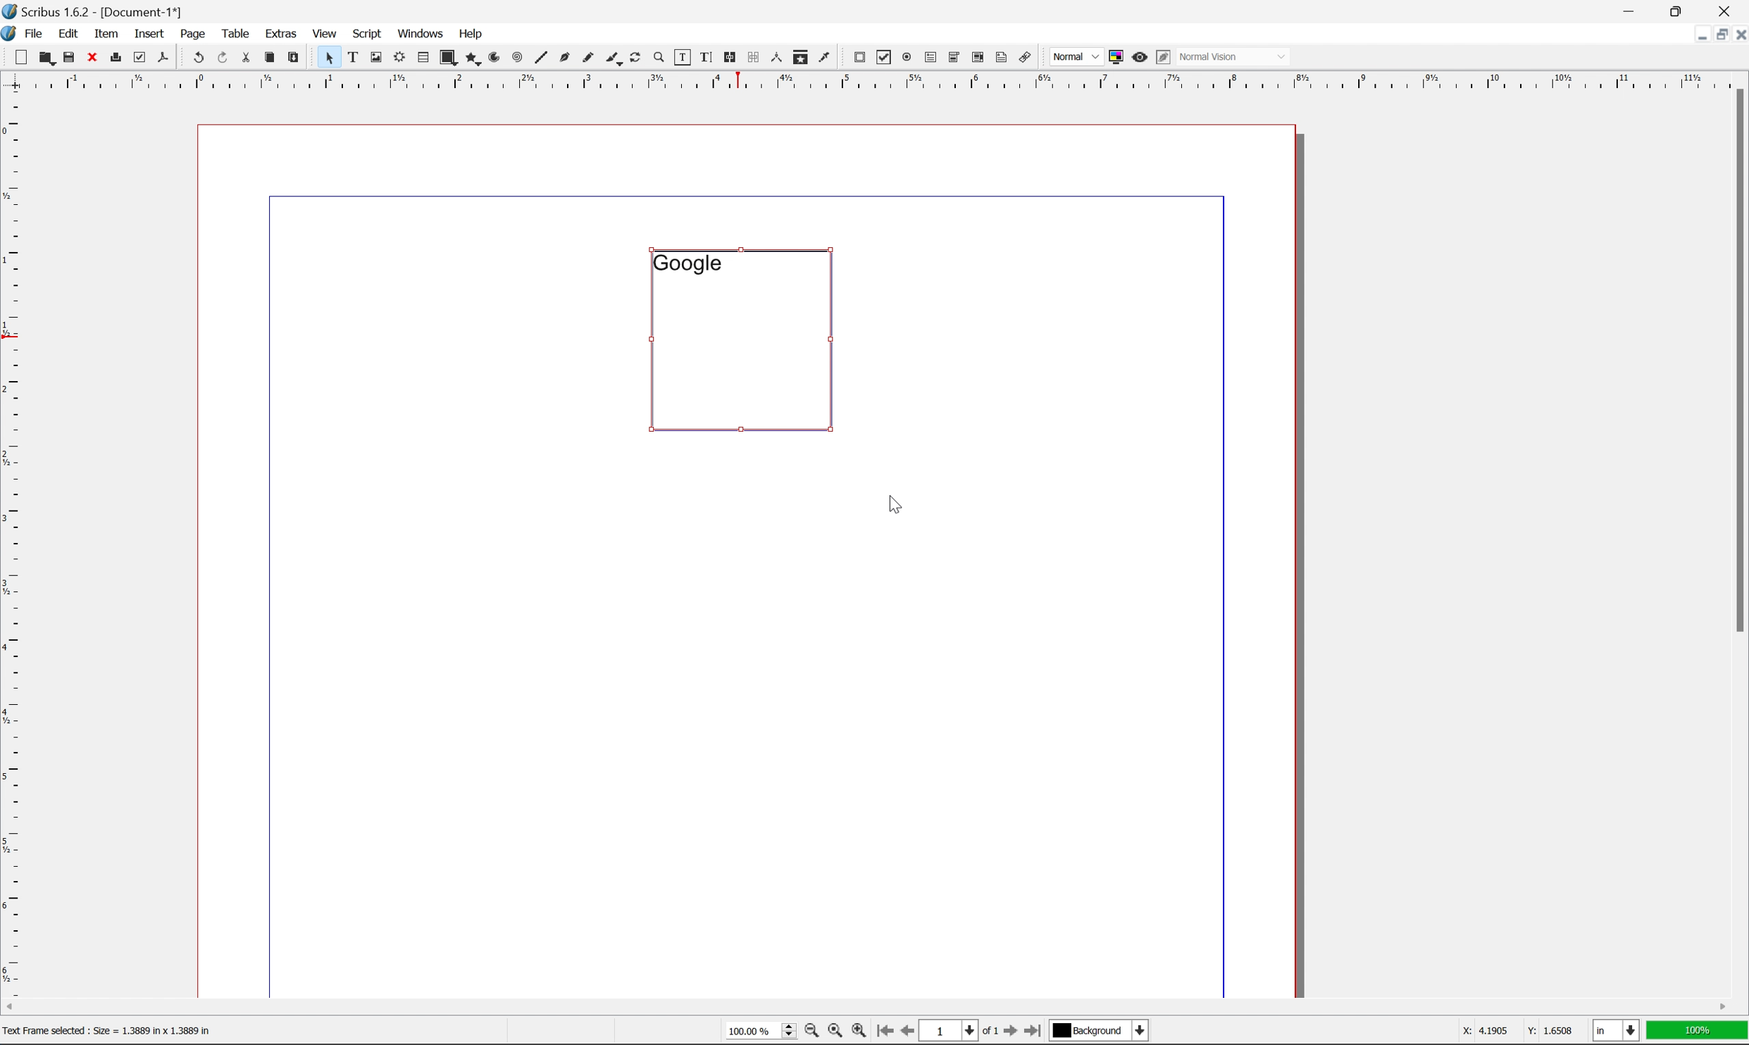  I want to click on go to next page, so click(1007, 1032).